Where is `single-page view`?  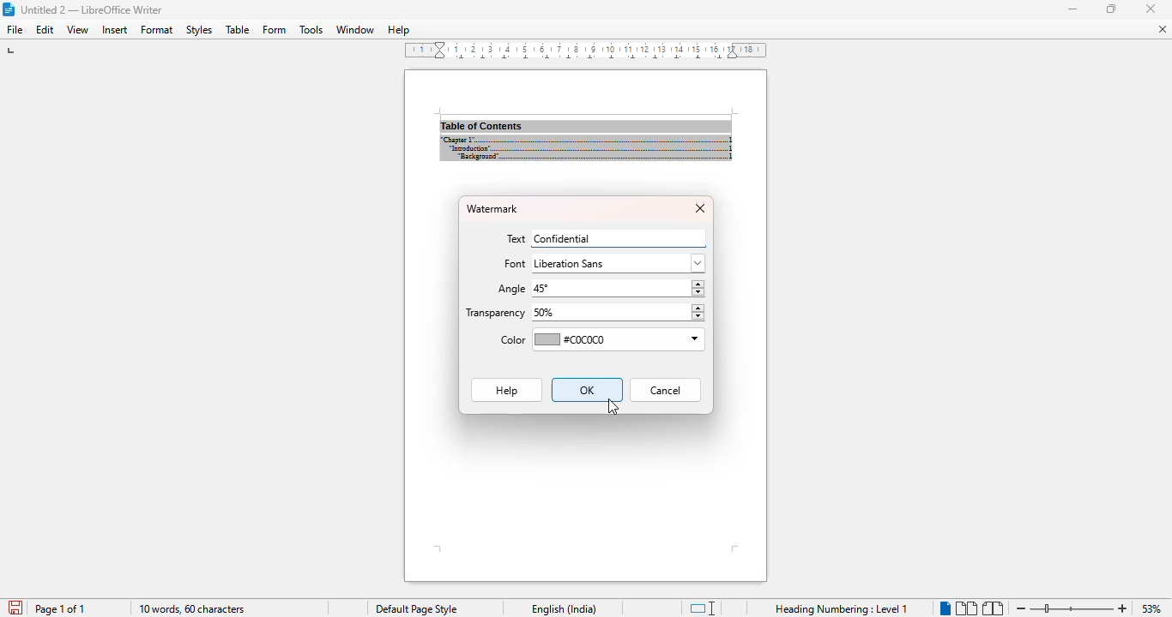 single-page view is located at coordinates (945, 608).